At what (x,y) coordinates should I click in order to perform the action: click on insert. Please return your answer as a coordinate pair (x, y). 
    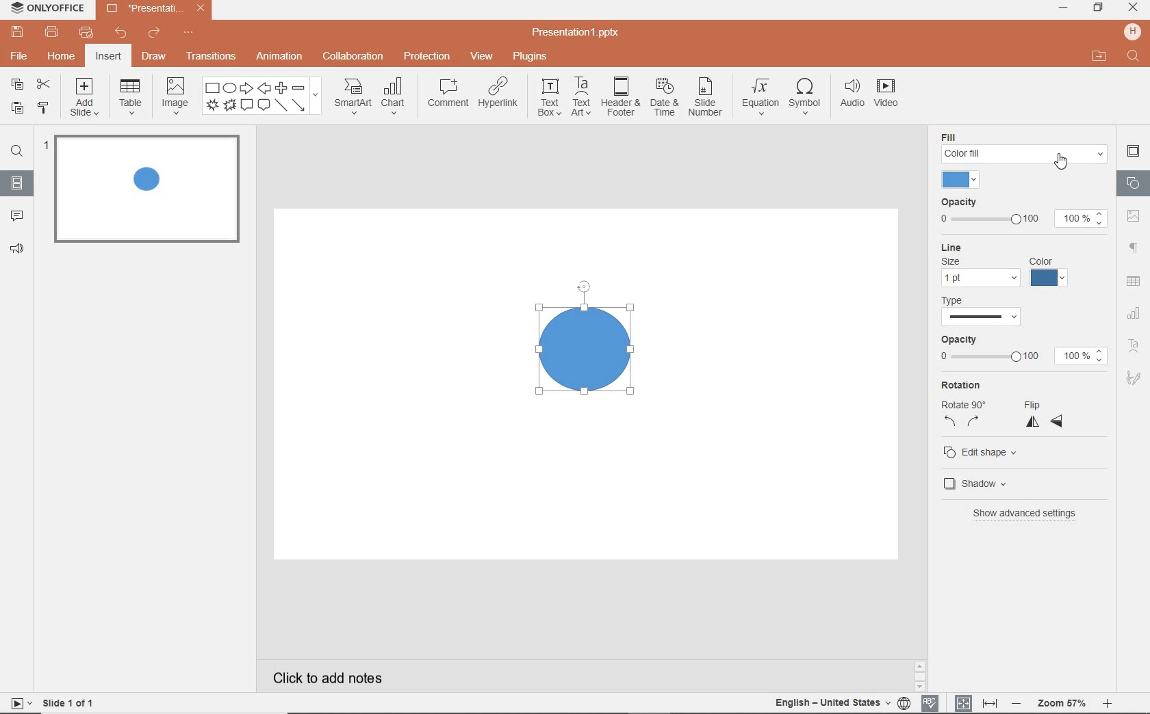
    Looking at the image, I should click on (108, 57).